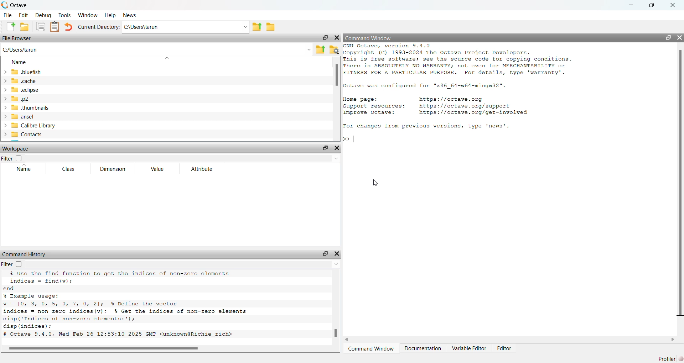  Describe the element at coordinates (7, 264) in the screenshot. I see `Filter` at that location.